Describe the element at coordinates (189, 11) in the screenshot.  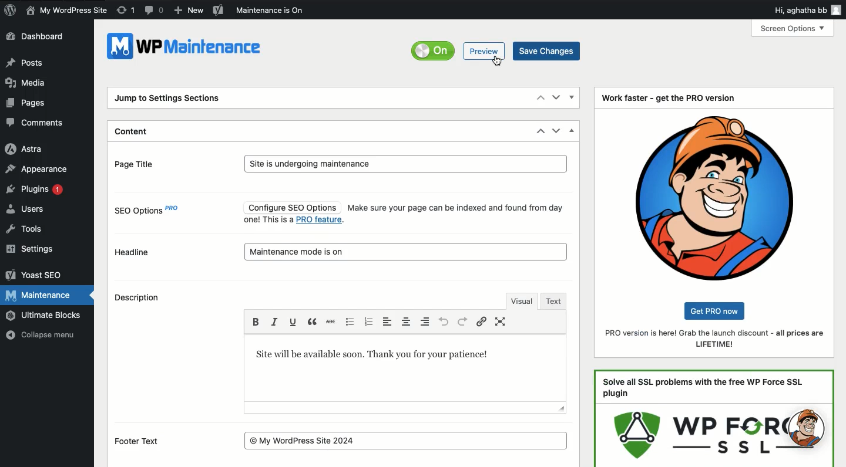
I see `New` at that location.